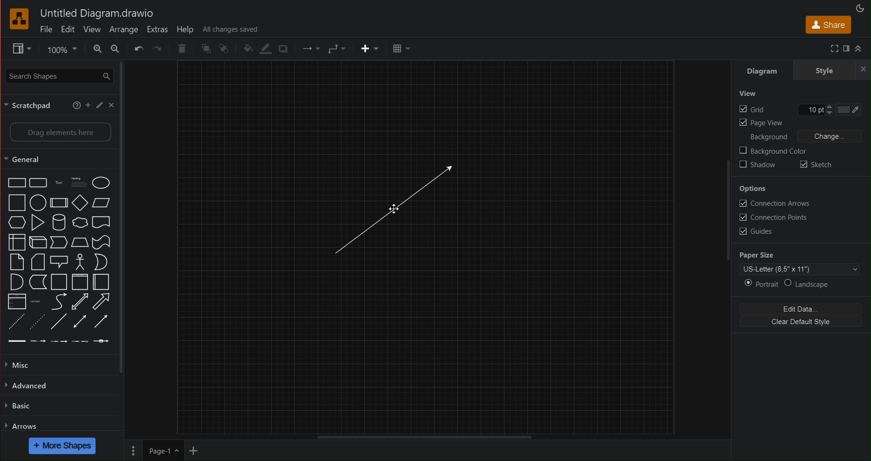 This screenshot has height=461, width=871. Describe the element at coordinates (753, 188) in the screenshot. I see `Options` at that location.